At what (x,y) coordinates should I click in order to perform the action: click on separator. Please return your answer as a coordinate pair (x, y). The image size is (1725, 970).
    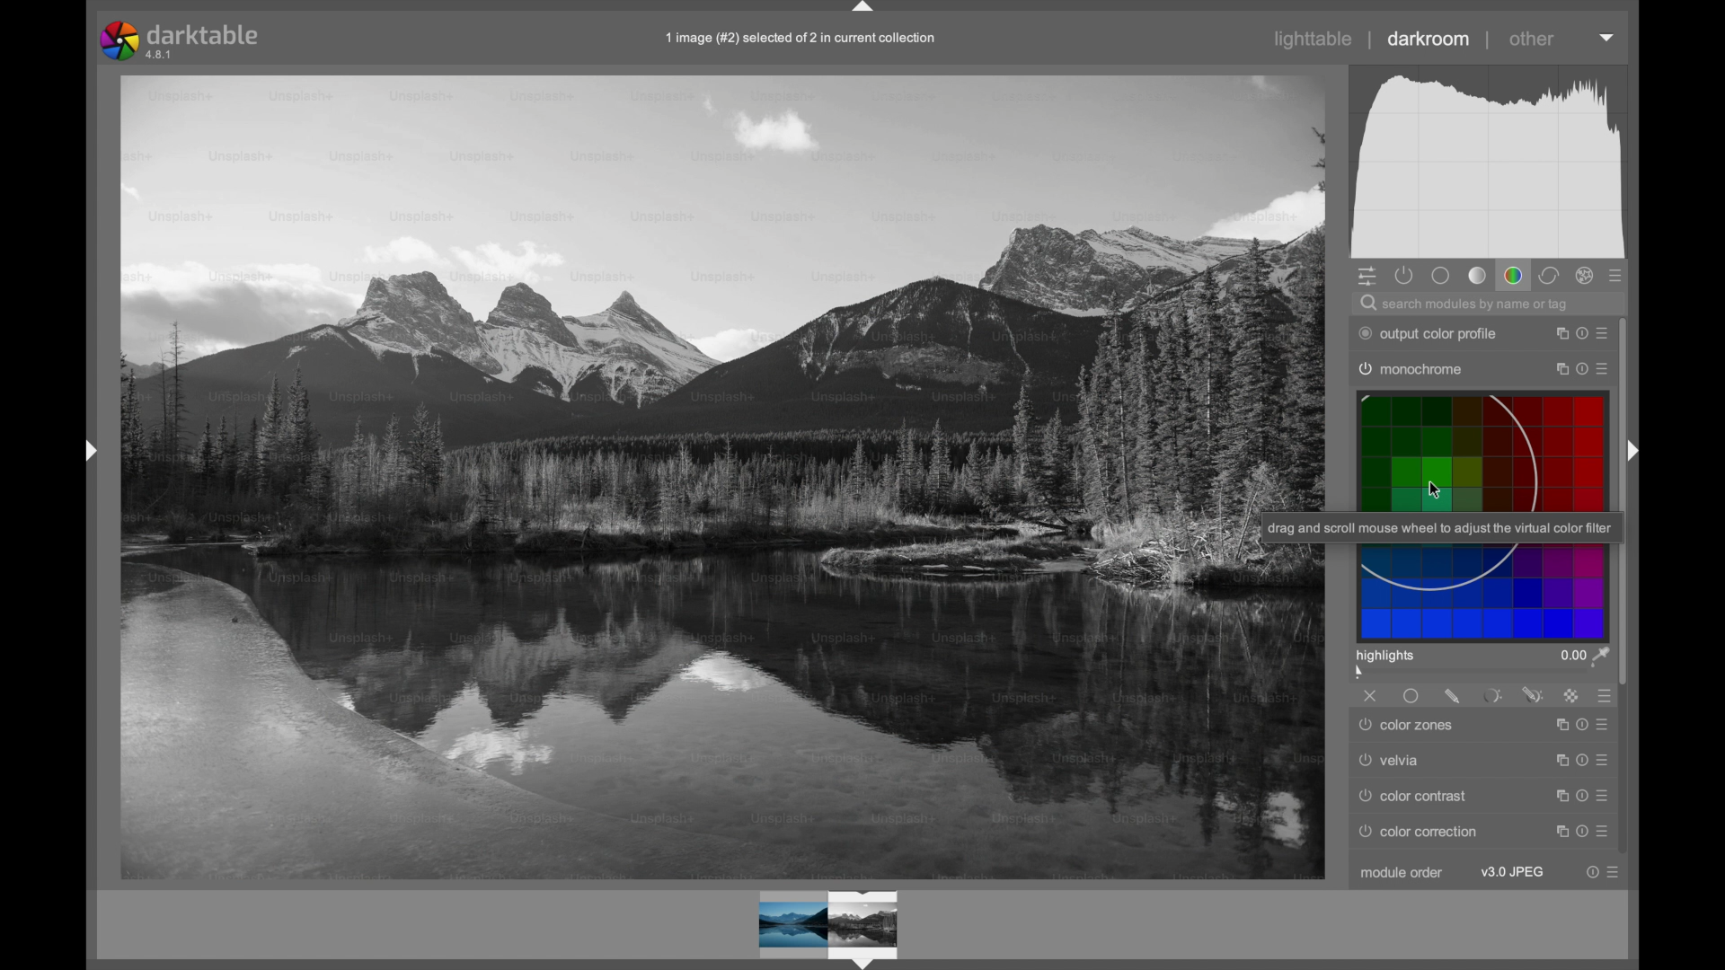
    Looking at the image, I should click on (1488, 41).